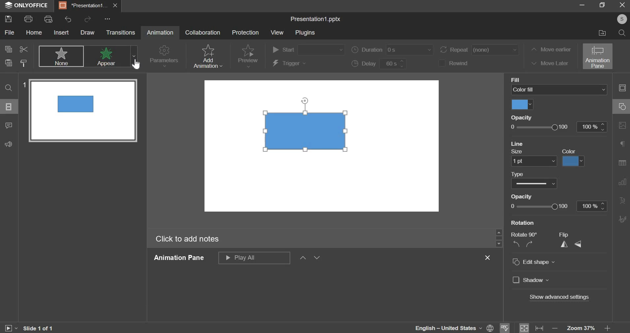  What do you see at coordinates (519, 151) in the screenshot?
I see `size` at bounding box center [519, 151].